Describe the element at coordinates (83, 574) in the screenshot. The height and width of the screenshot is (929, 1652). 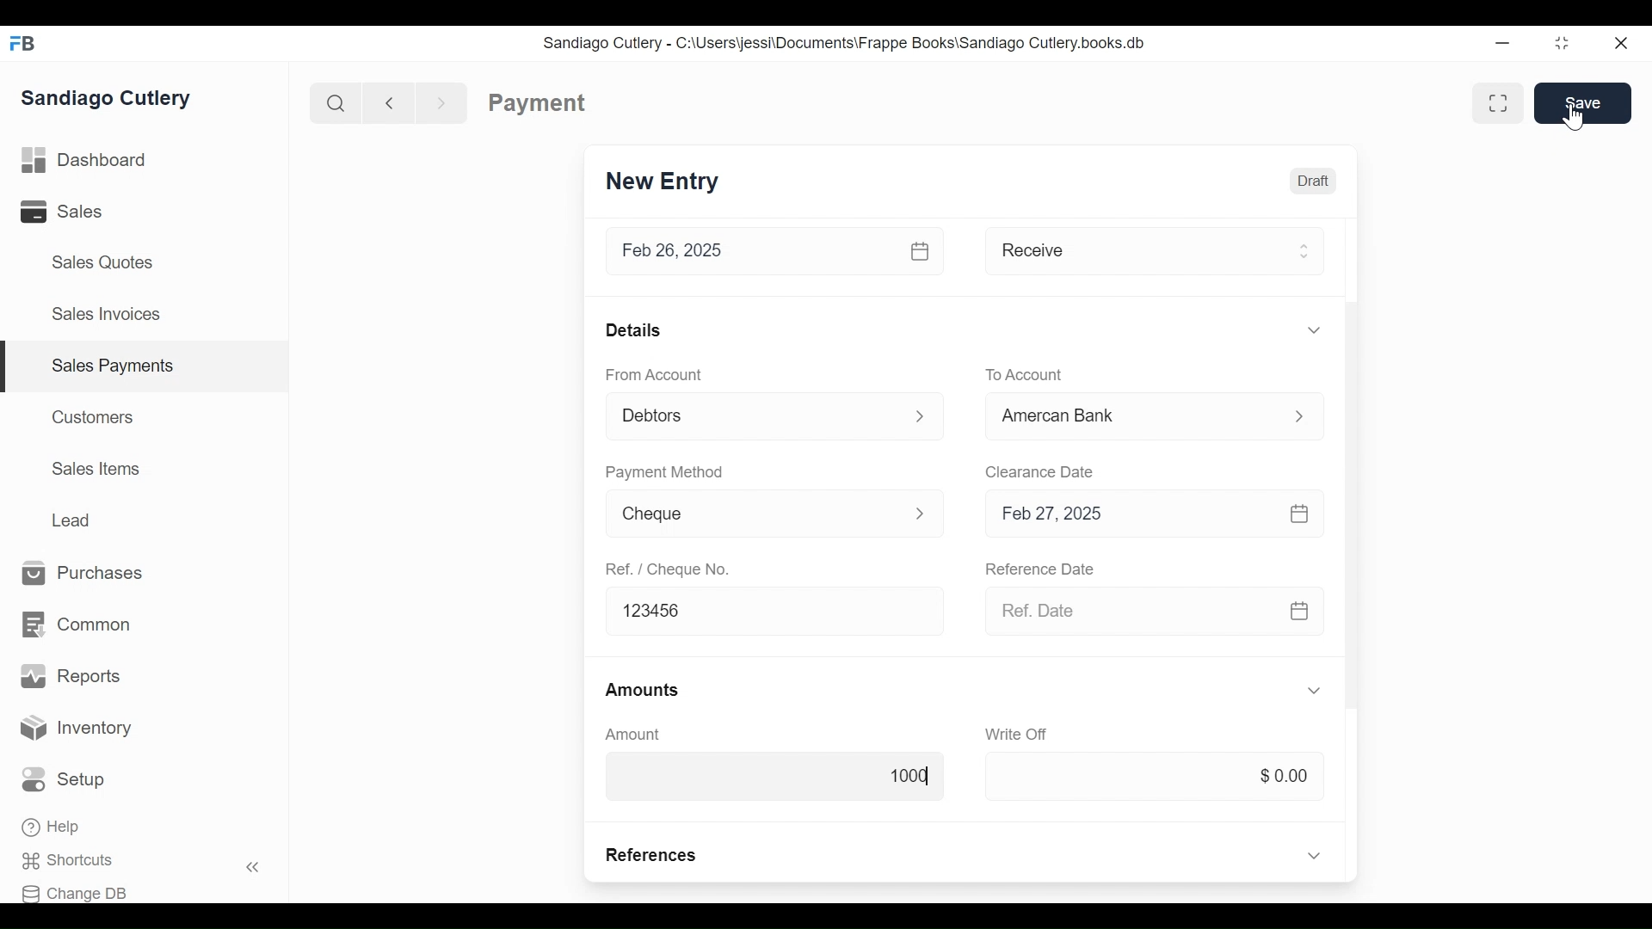
I see `Purchases` at that location.